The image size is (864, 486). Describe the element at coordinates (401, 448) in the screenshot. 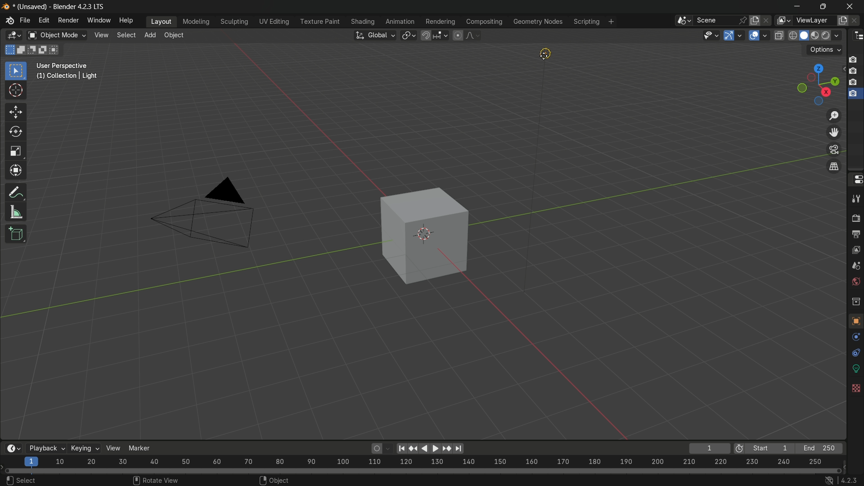

I see `jump to endpoint` at that location.